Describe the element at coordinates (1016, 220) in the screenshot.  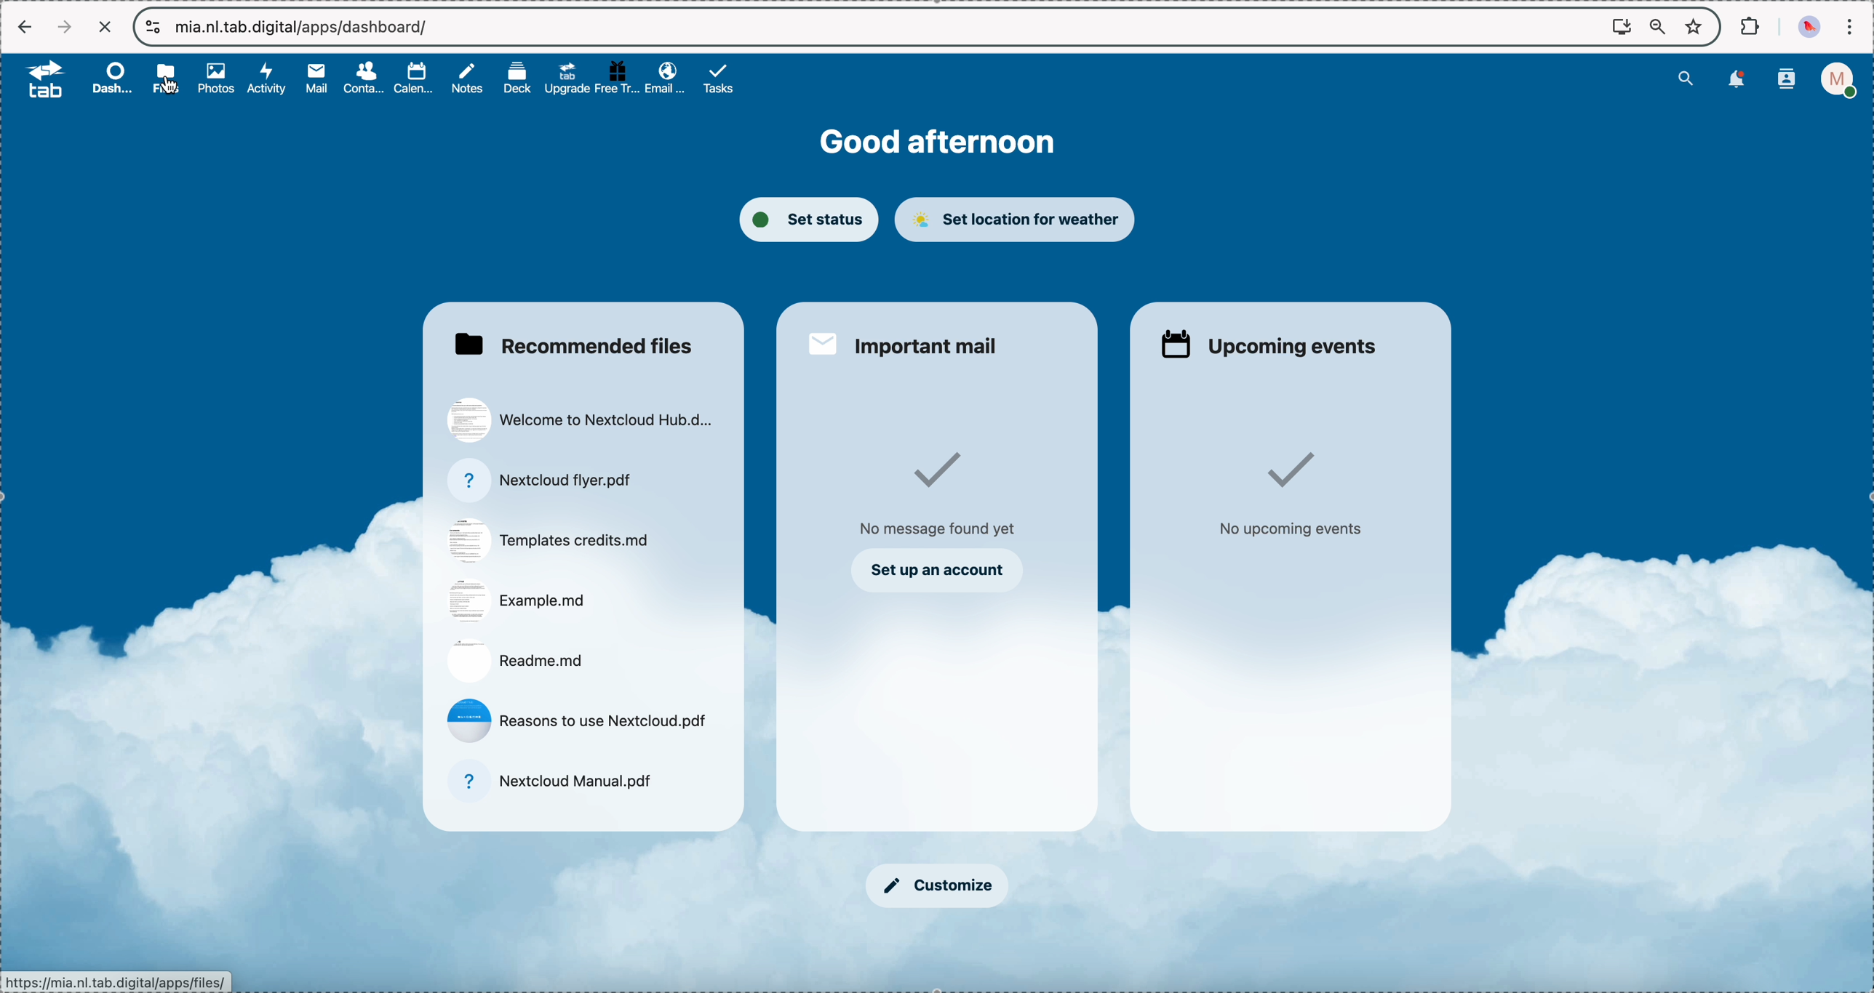
I see `set location for weather` at that location.